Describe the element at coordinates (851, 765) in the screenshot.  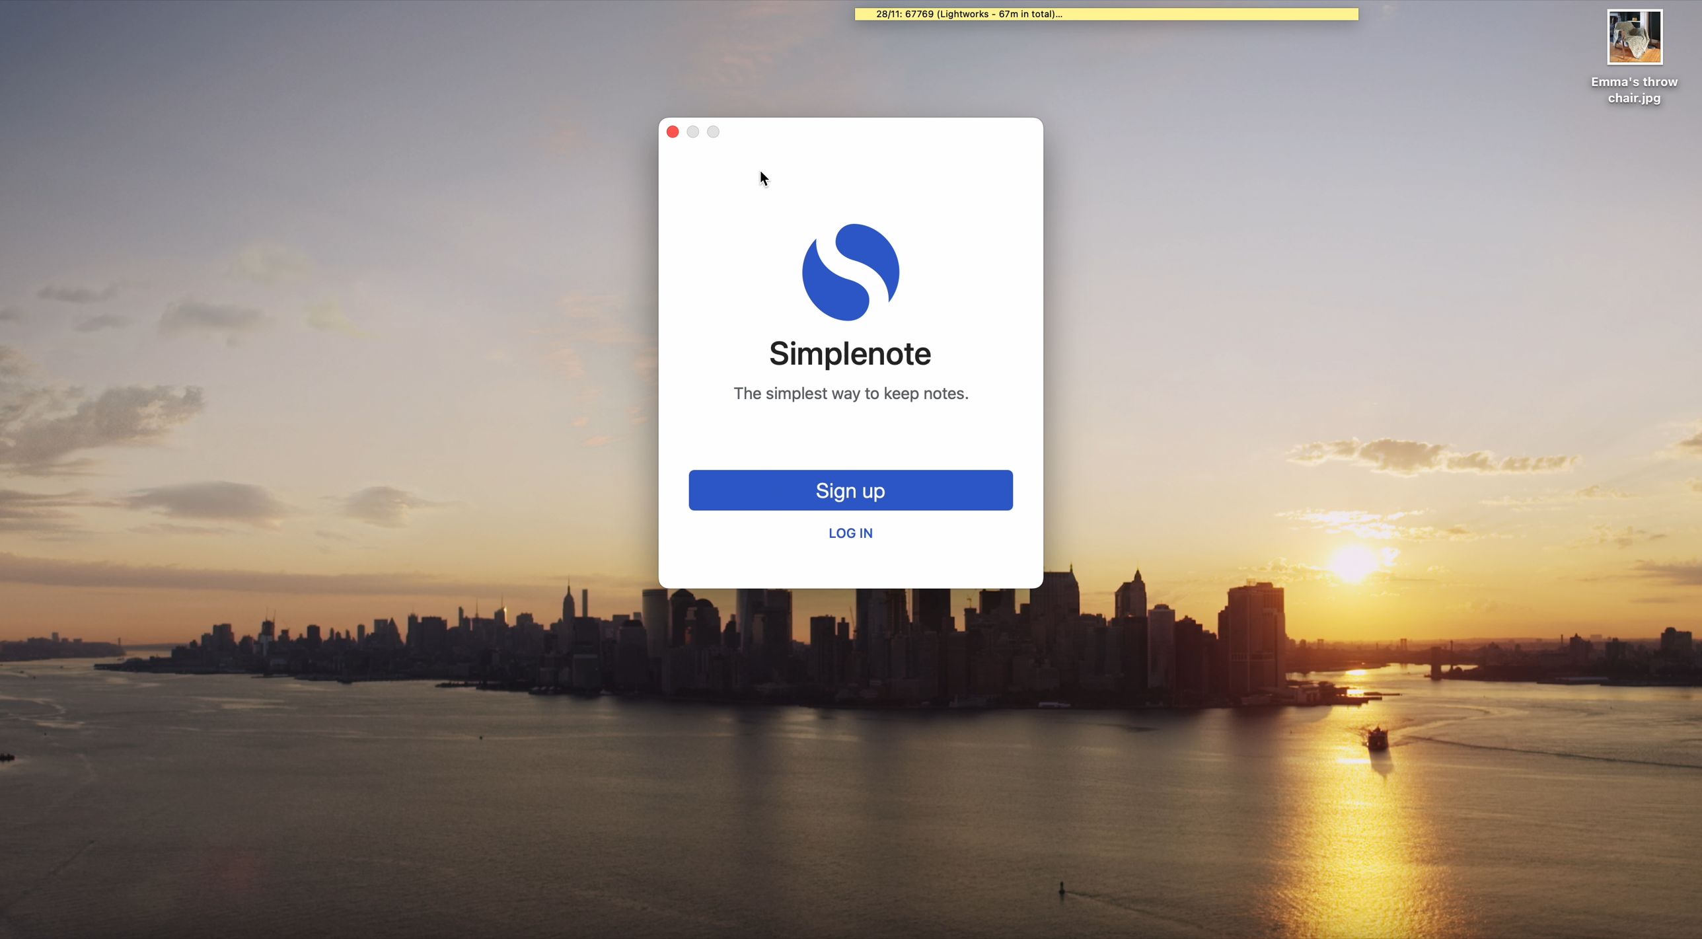
I see `background` at that location.